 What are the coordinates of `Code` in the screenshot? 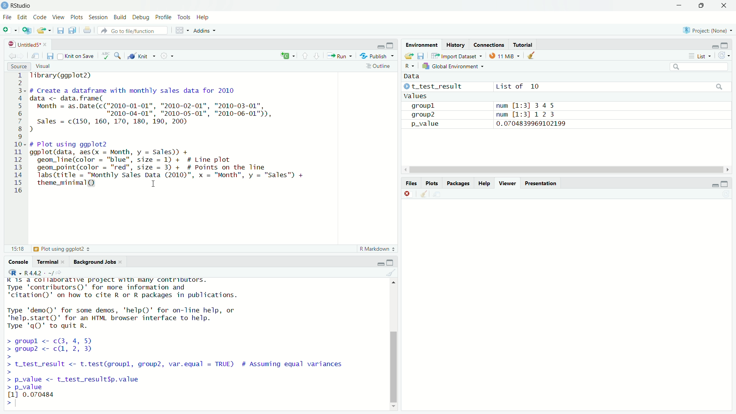 It's located at (40, 16).